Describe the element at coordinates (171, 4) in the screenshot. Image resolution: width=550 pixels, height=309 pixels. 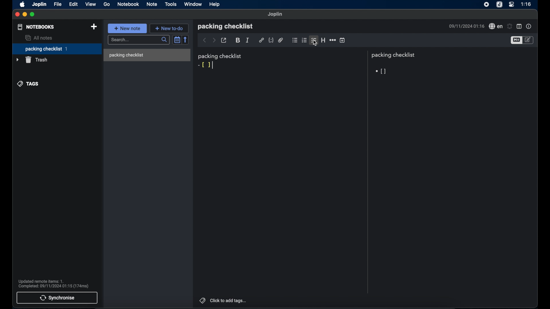
I see `tools` at that location.